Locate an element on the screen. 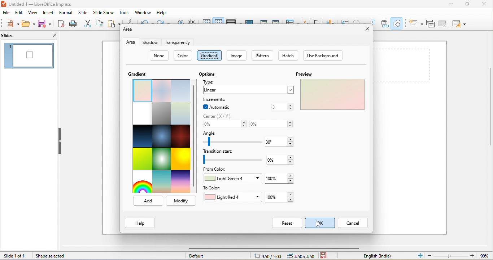 Image resolution: width=493 pixels, height=260 pixels. layout is located at coordinates (459, 24).